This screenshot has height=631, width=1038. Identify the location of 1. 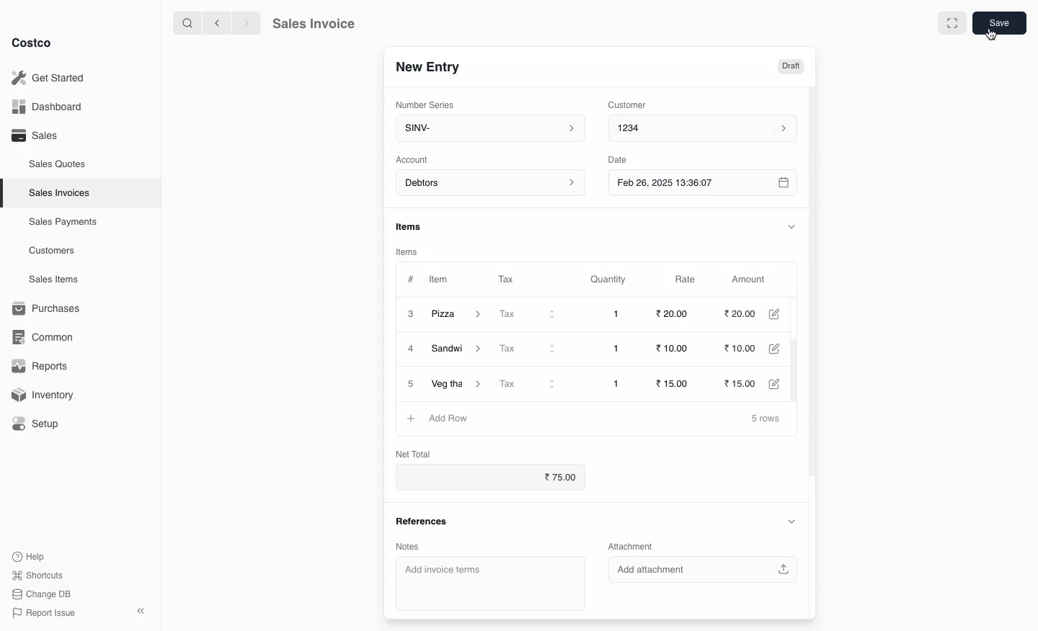
(618, 382).